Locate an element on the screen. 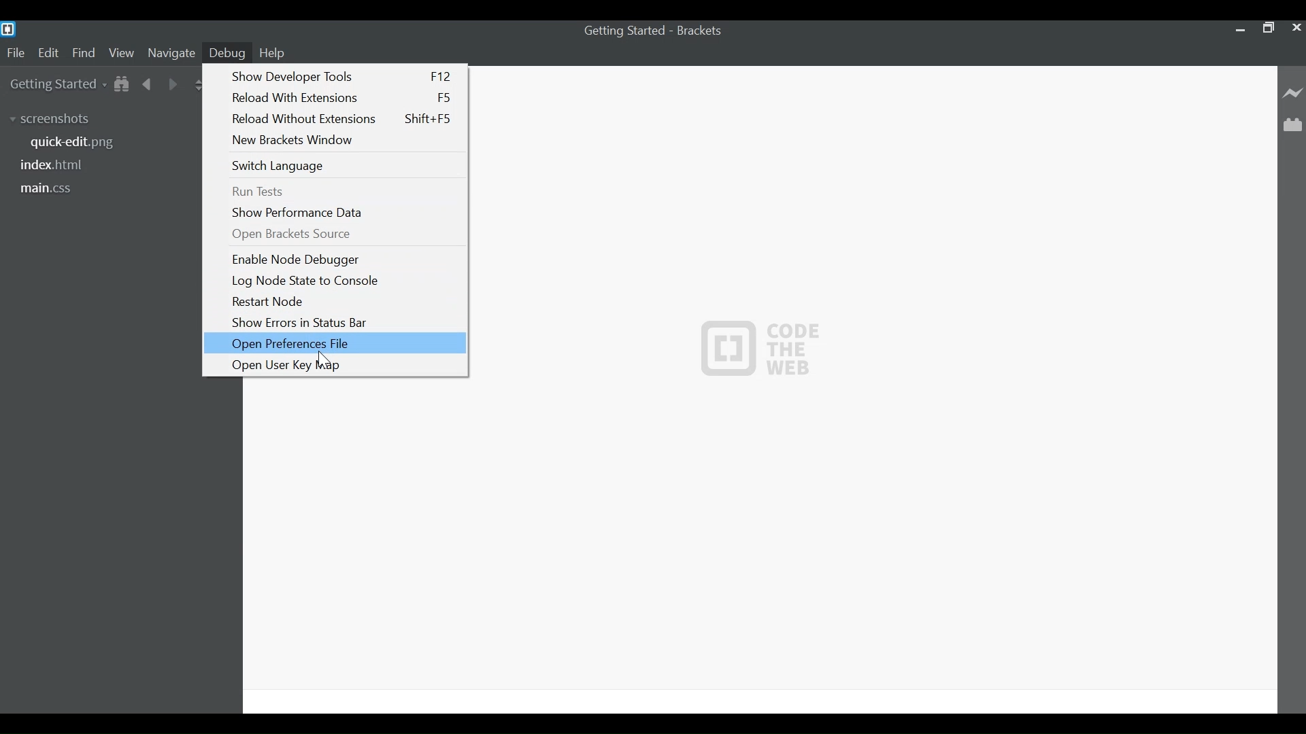 Image resolution: width=1306 pixels, height=734 pixels. Run Tests is located at coordinates (265, 191).